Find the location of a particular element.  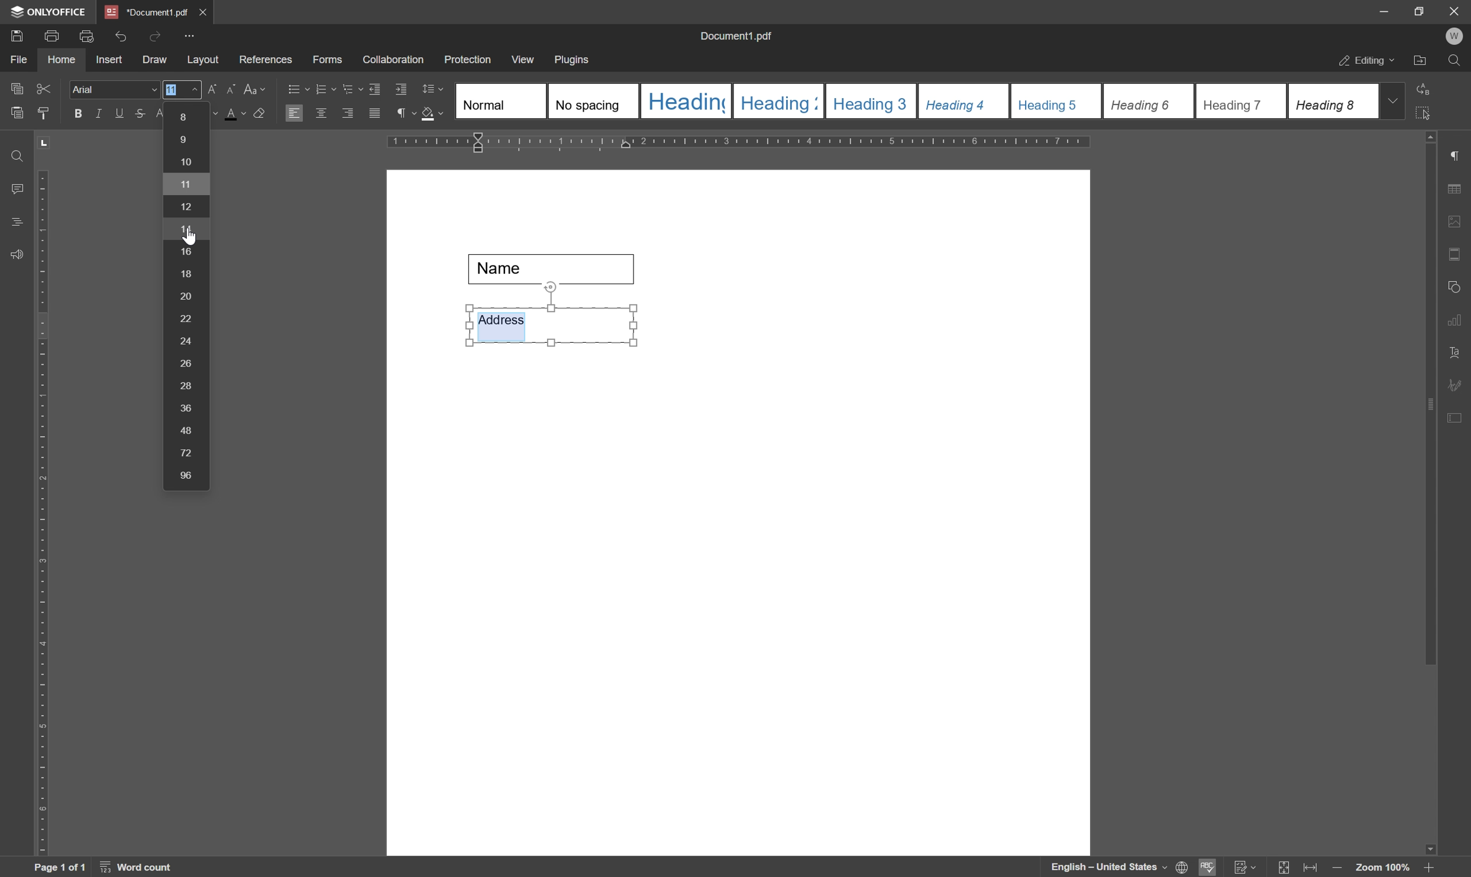

decrease indent is located at coordinates (373, 87).